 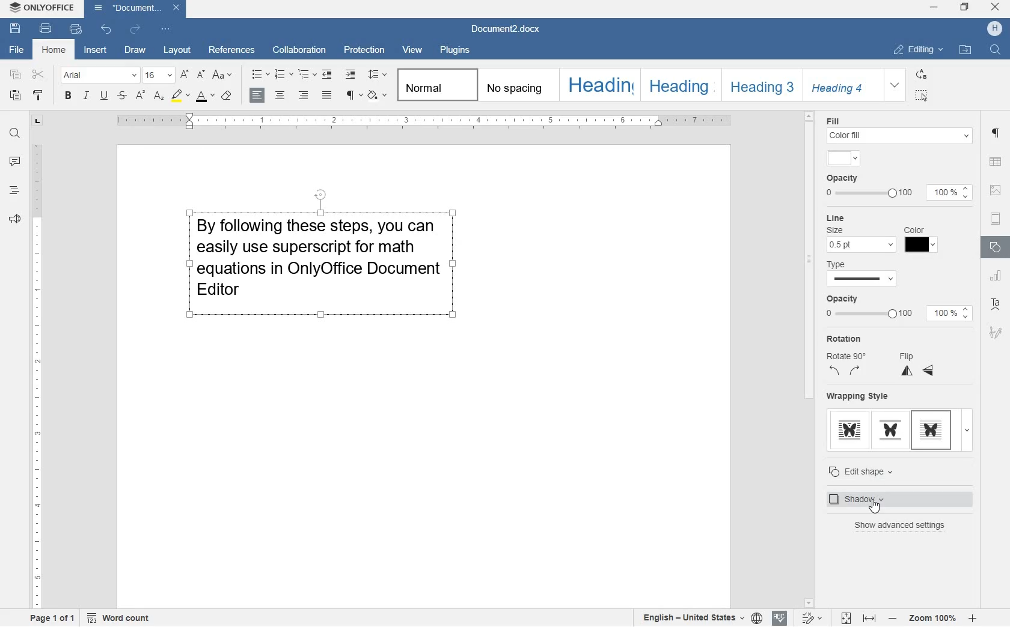 What do you see at coordinates (418, 123) in the screenshot?
I see `ruler` at bounding box center [418, 123].